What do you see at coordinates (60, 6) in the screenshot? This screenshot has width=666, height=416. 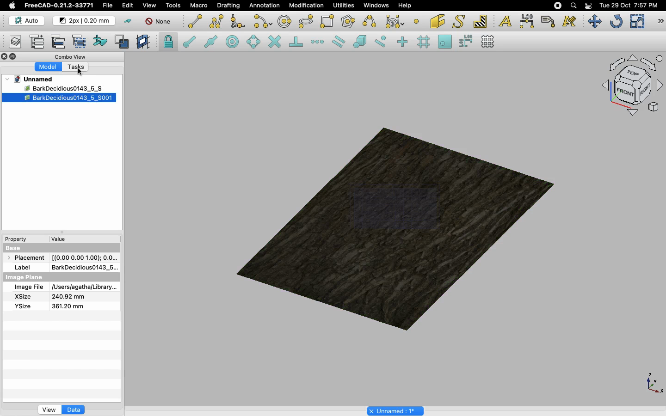 I see `FreeCAD` at bounding box center [60, 6].